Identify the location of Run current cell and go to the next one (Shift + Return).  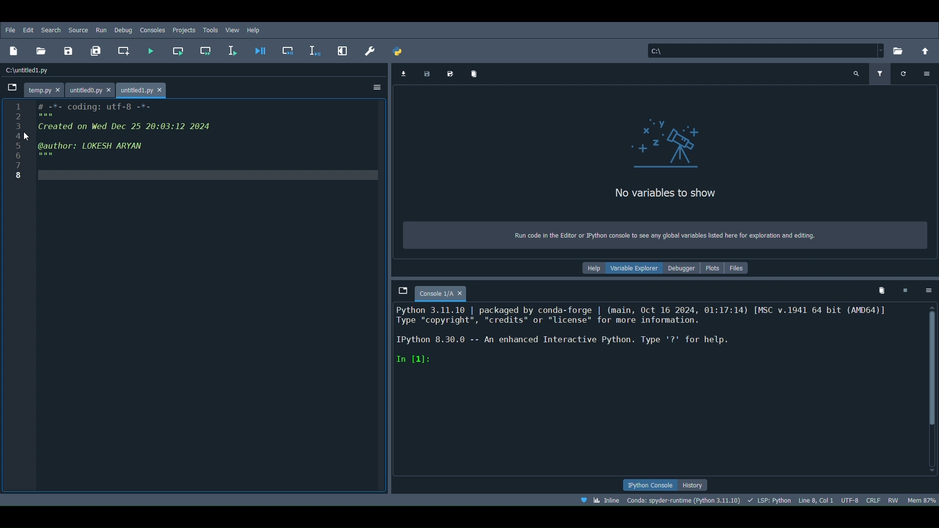
(208, 50).